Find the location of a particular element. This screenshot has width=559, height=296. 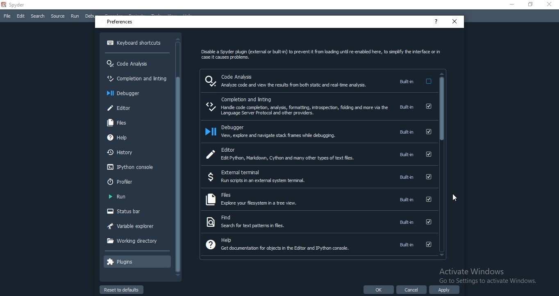

preferences is located at coordinates (120, 22).